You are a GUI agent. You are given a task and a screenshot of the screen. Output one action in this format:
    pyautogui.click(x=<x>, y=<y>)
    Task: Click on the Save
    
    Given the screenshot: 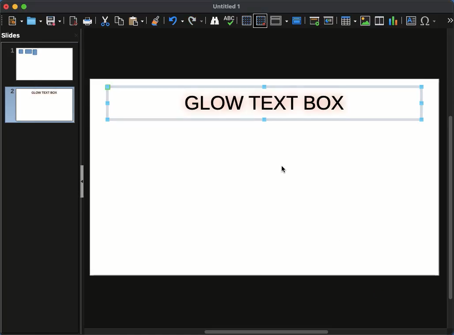 What is the action you would take?
    pyautogui.click(x=54, y=20)
    